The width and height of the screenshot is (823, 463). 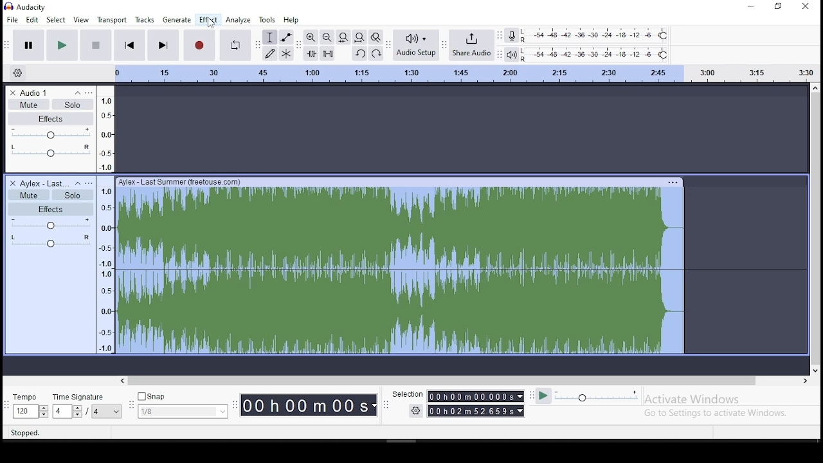 What do you see at coordinates (359, 37) in the screenshot?
I see `fit project to width` at bounding box center [359, 37].